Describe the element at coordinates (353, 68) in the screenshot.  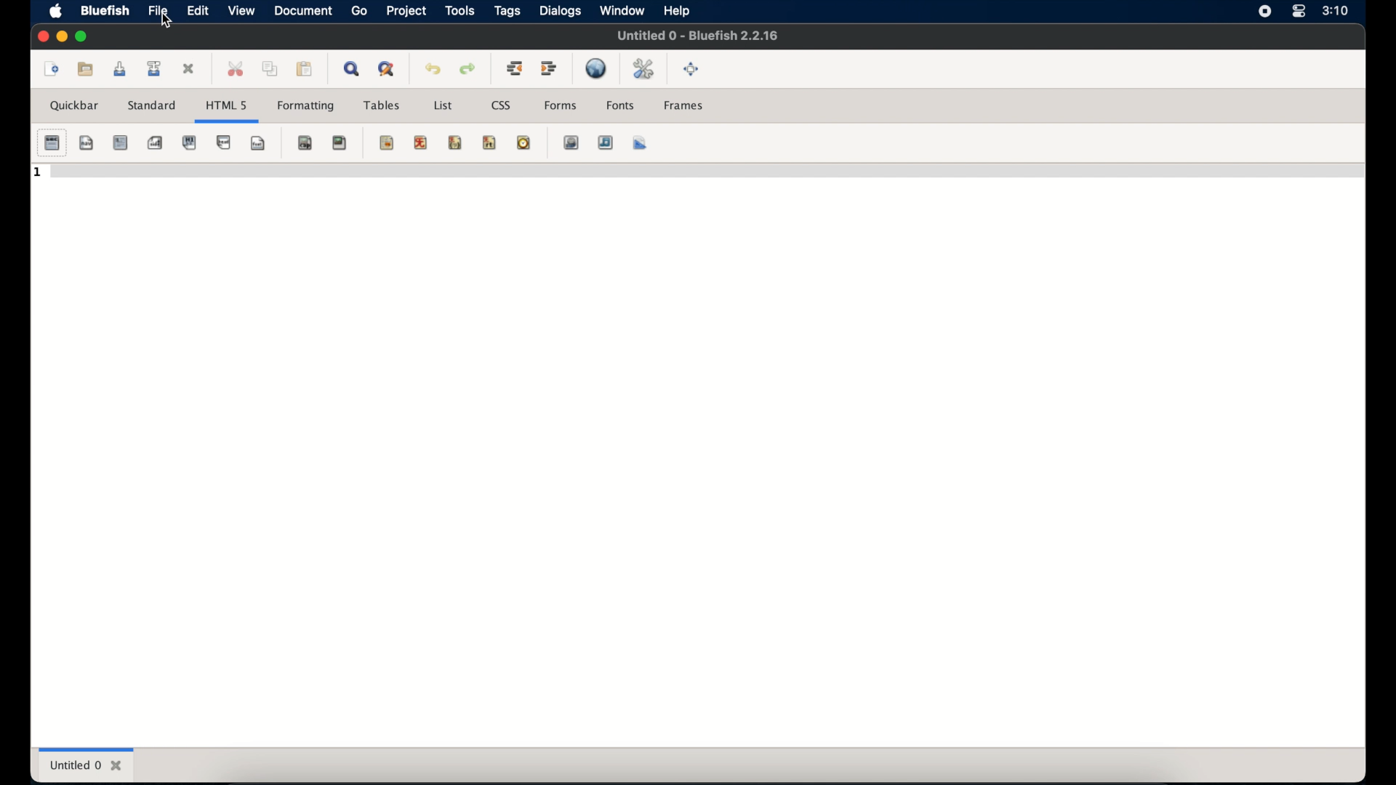
I see `show find bar` at that location.